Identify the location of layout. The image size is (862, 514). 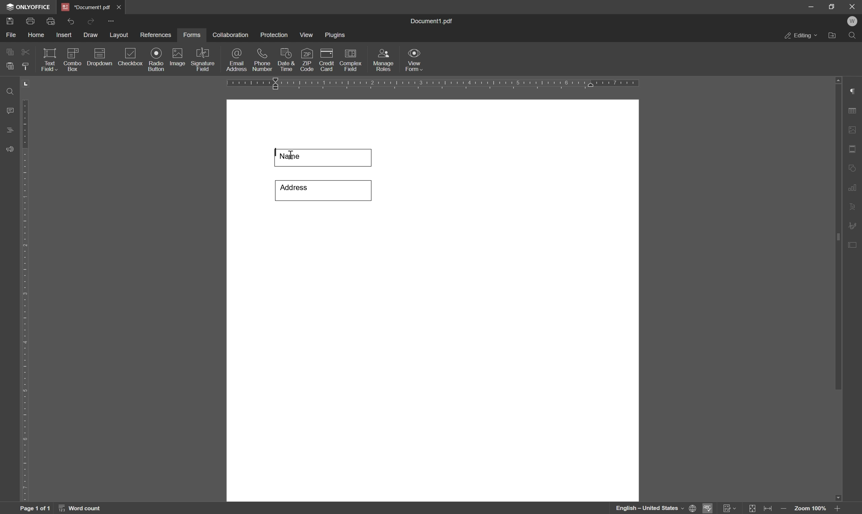
(119, 35).